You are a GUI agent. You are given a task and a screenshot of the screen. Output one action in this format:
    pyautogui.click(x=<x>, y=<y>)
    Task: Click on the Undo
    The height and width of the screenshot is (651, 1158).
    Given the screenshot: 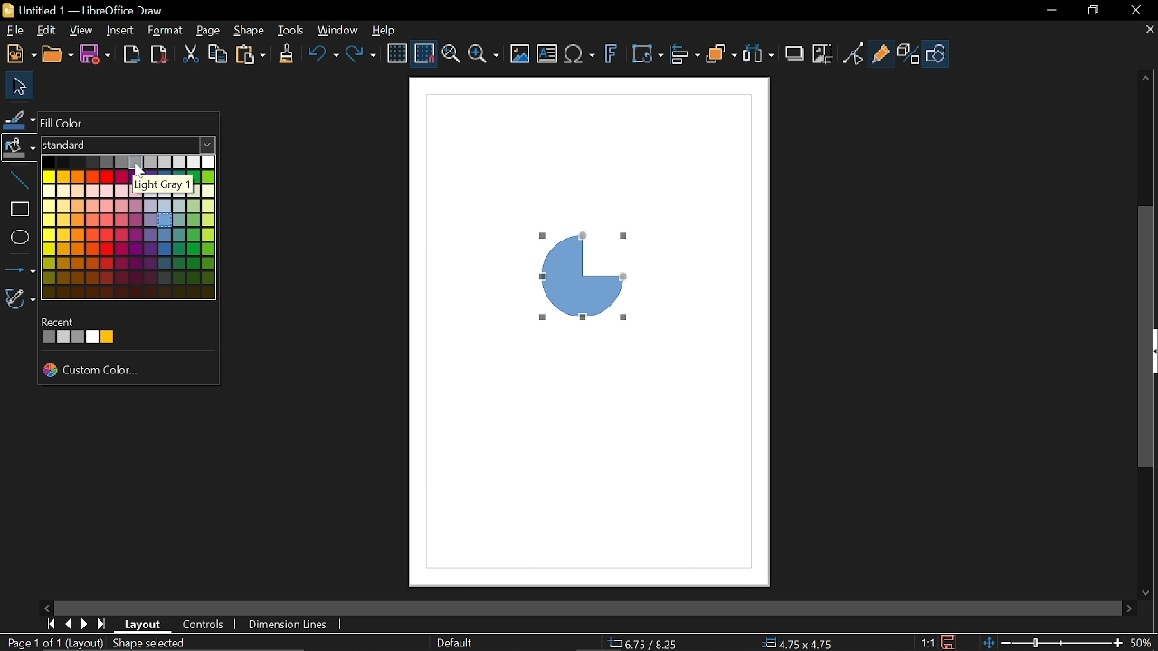 What is the action you would take?
    pyautogui.click(x=322, y=56)
    